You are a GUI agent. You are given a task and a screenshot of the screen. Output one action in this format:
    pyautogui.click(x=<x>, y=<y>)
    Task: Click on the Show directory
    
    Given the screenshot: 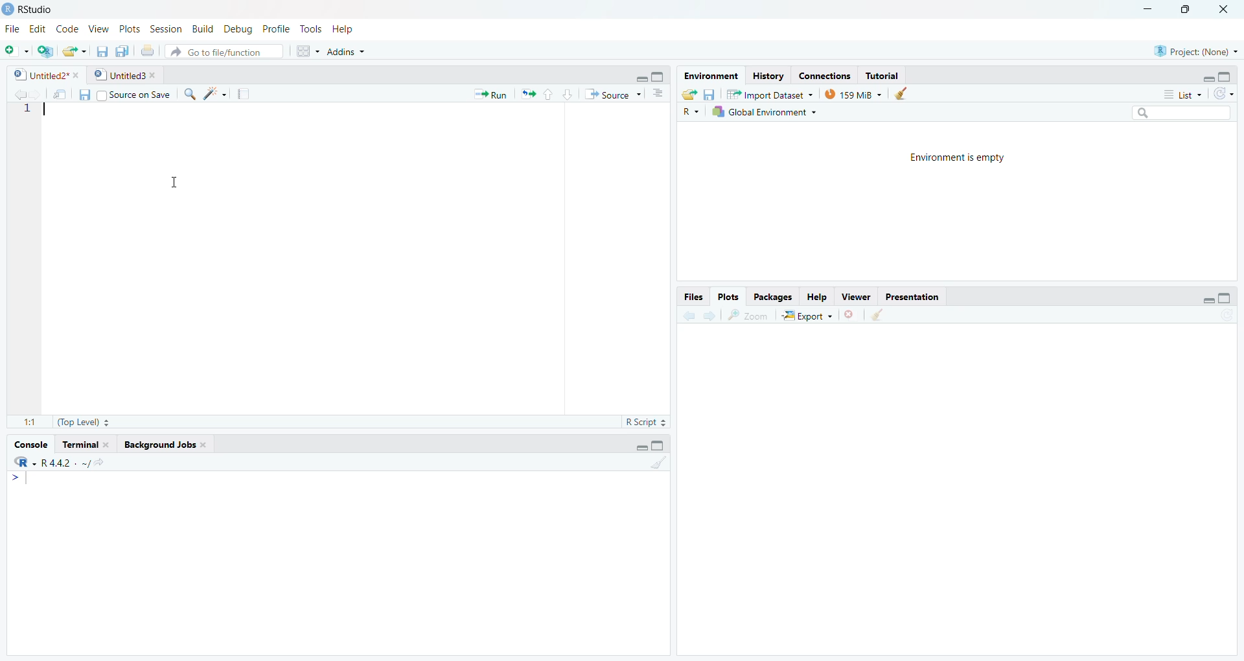 What is the action you would take?
    pyautogui.click(x=99, y=463)
    